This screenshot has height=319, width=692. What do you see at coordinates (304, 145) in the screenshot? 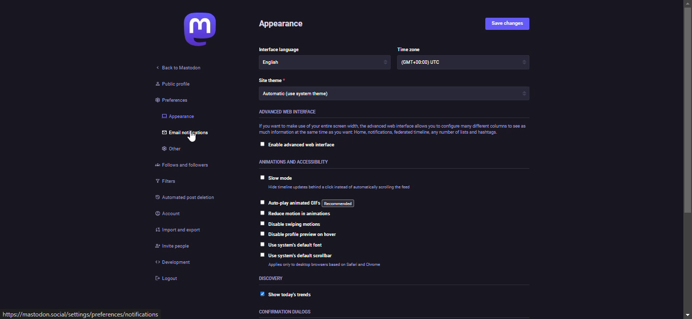
I see `enable advanced web interface` at bounding box center [304, 145].